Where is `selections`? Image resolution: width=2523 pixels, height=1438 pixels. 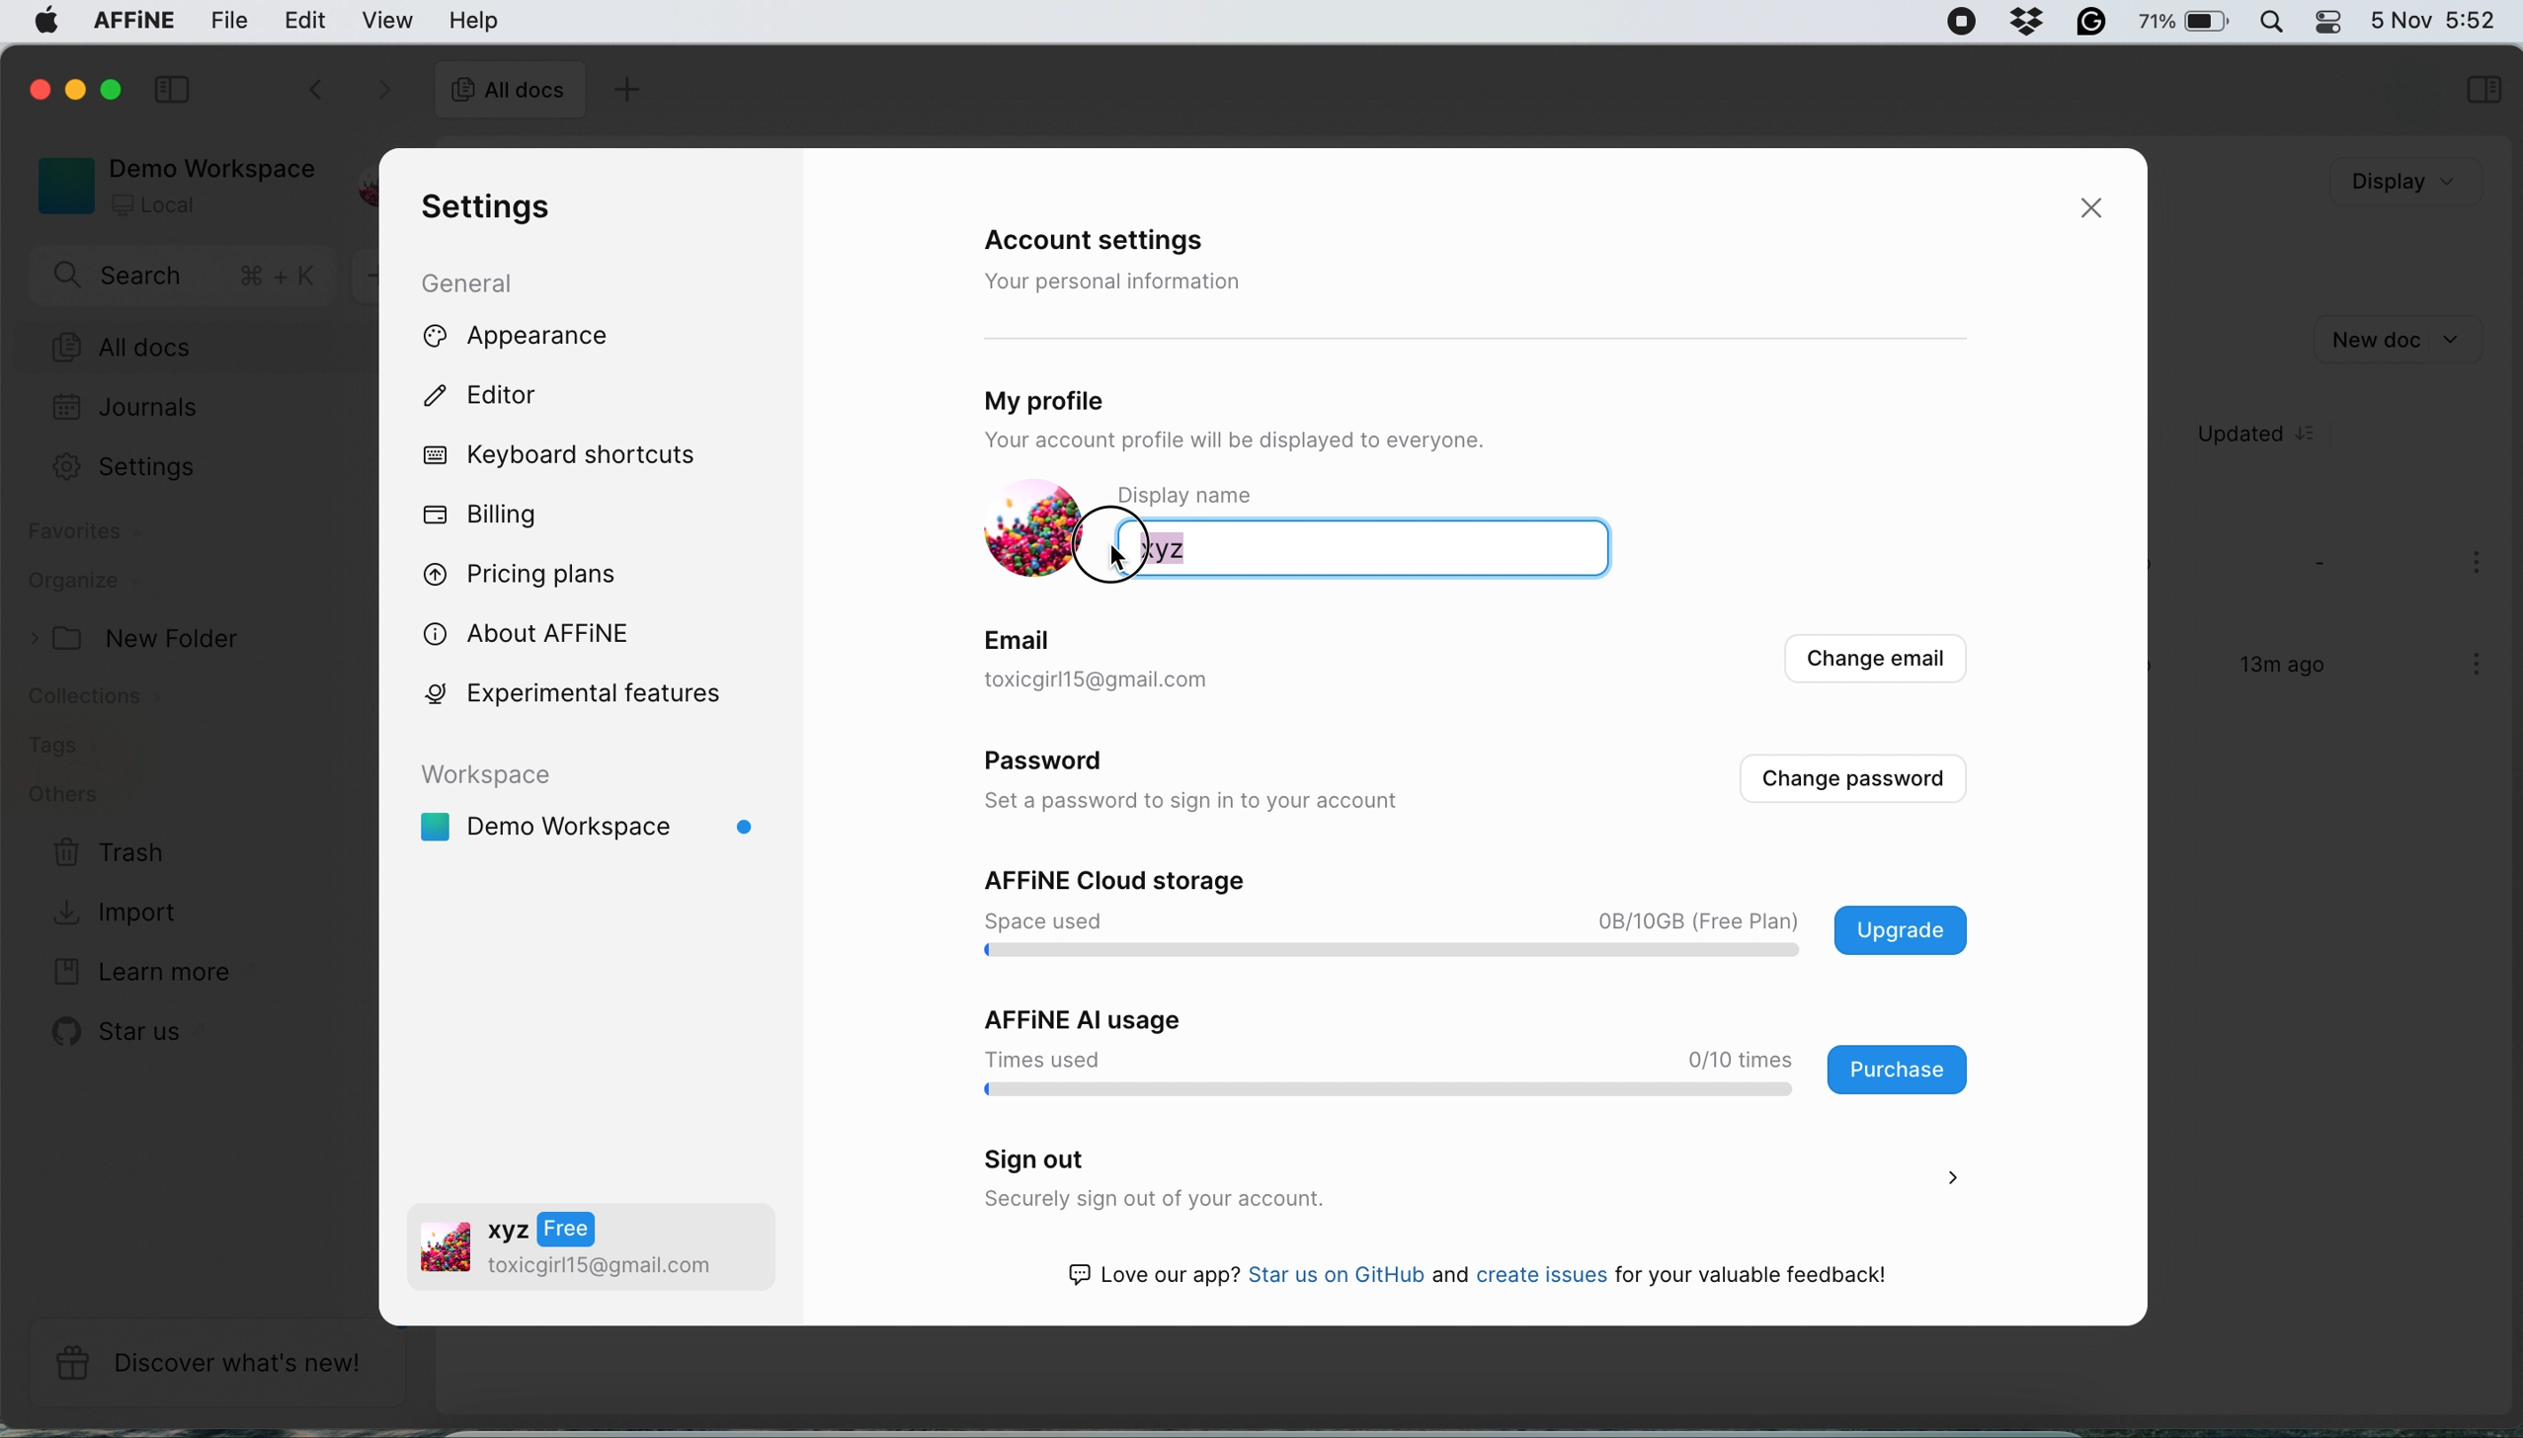 selections is located at coordinates (2482, 92).